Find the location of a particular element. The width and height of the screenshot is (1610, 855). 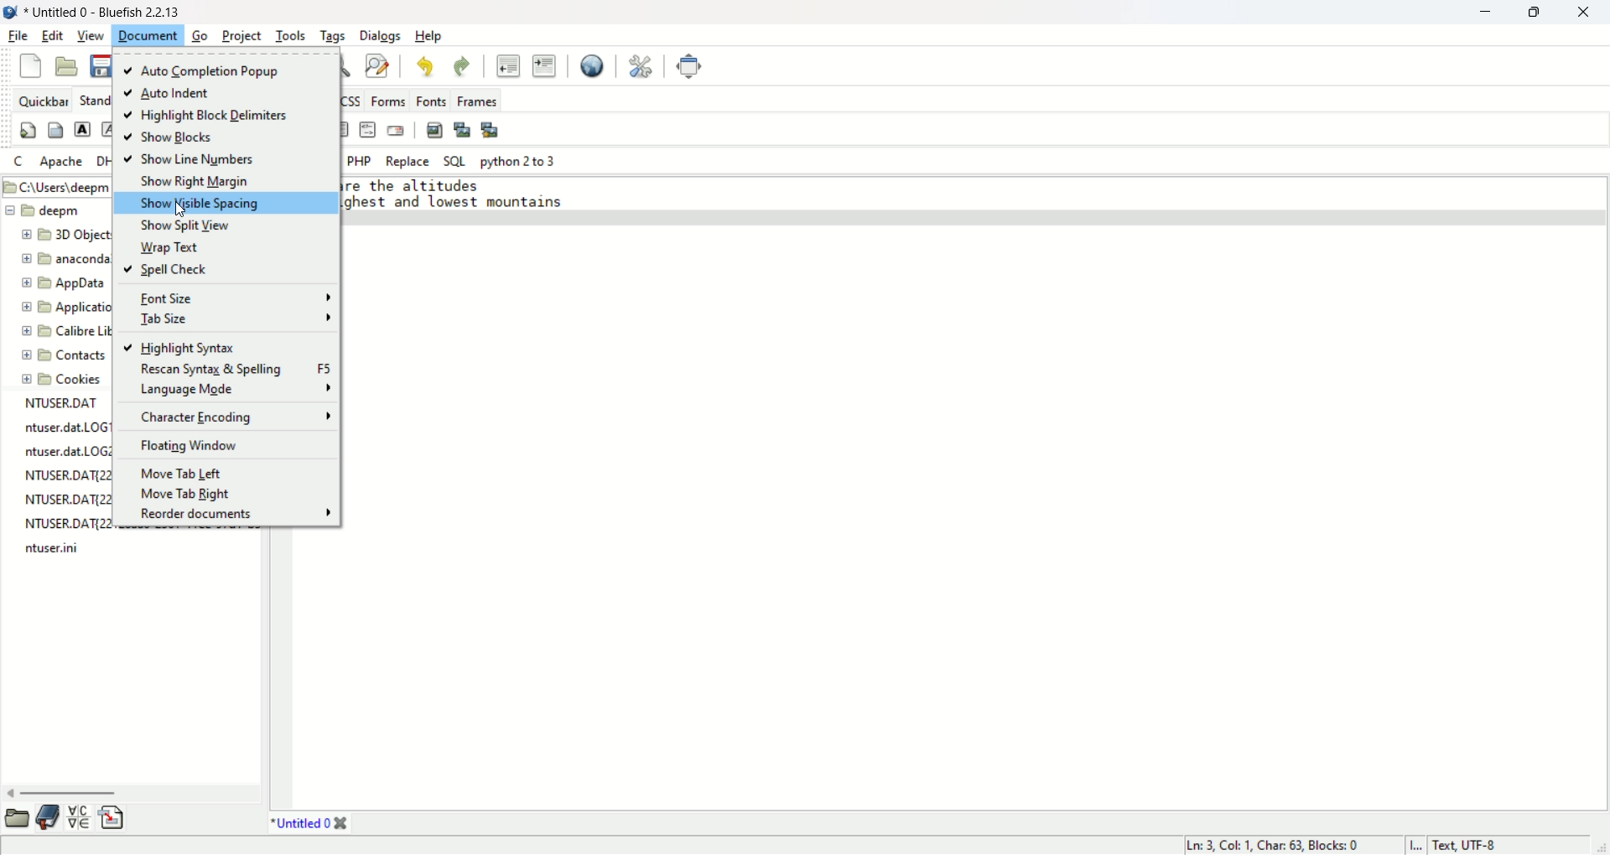

Apache is located at coordinates (65, 159).